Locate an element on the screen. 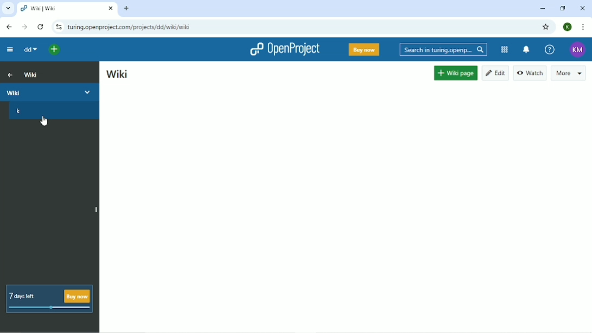 The width and height of the screenshot is (592, 333). More is located at coordinates (569, 73).